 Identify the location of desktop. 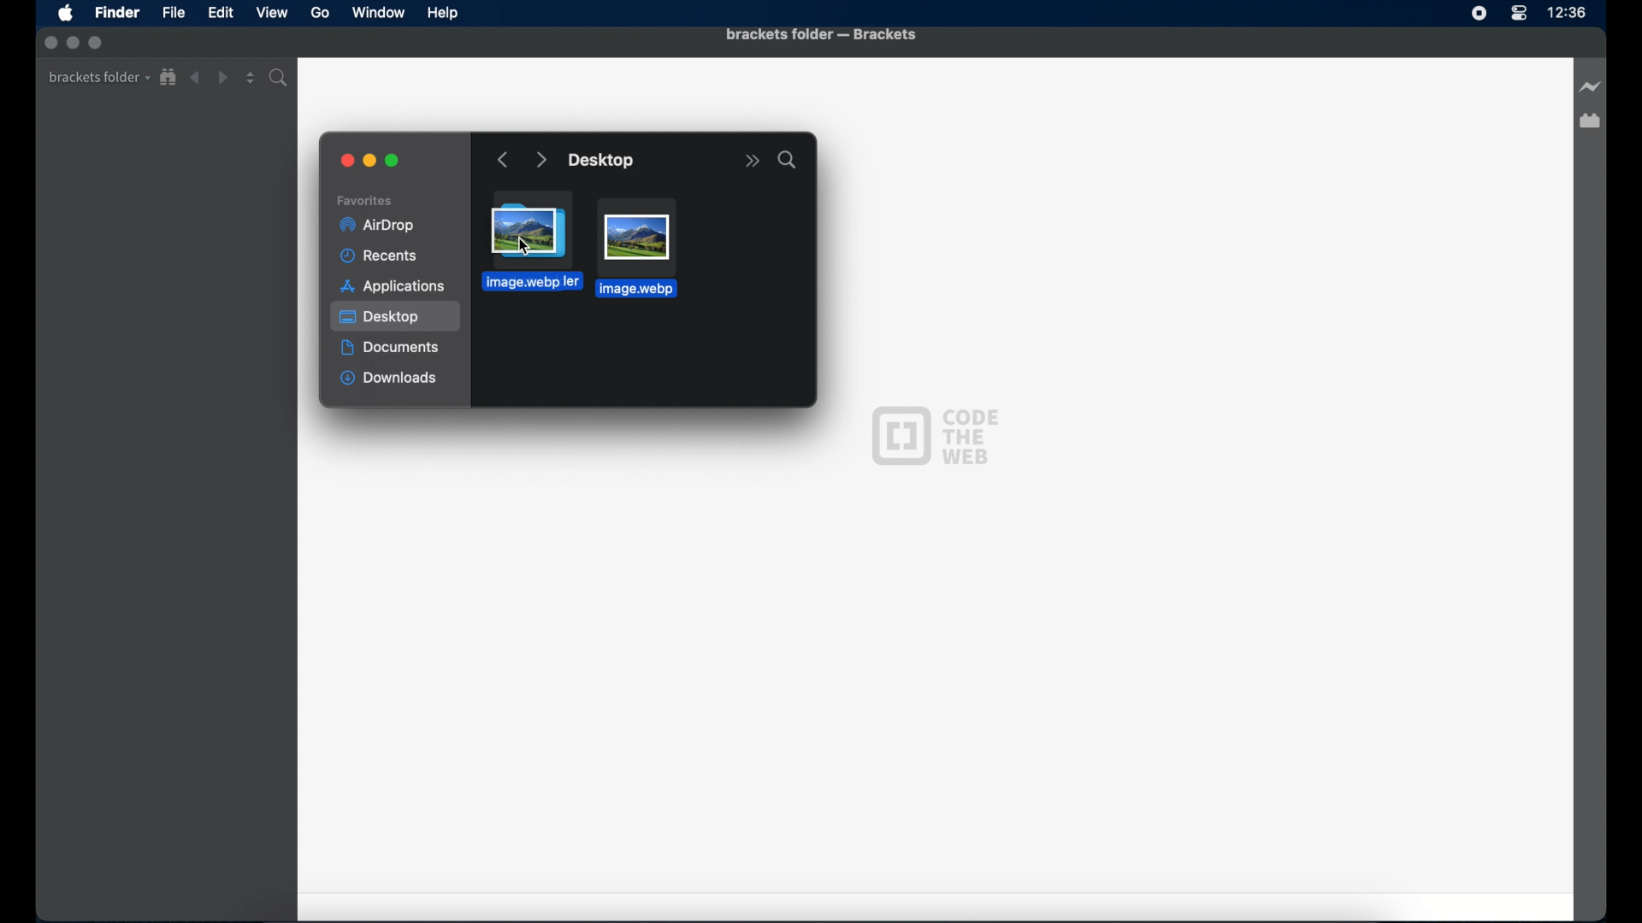
(603, 162).